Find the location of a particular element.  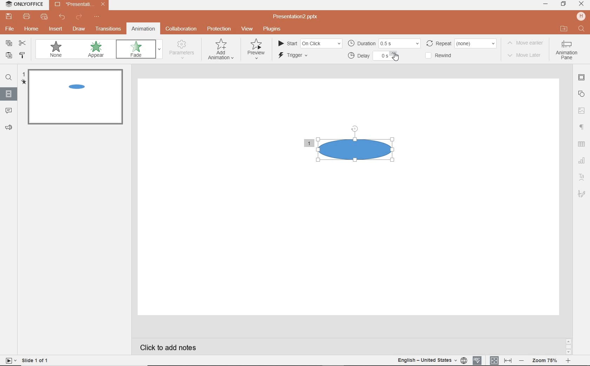

click to add notes is located at coordinates (169, 347).